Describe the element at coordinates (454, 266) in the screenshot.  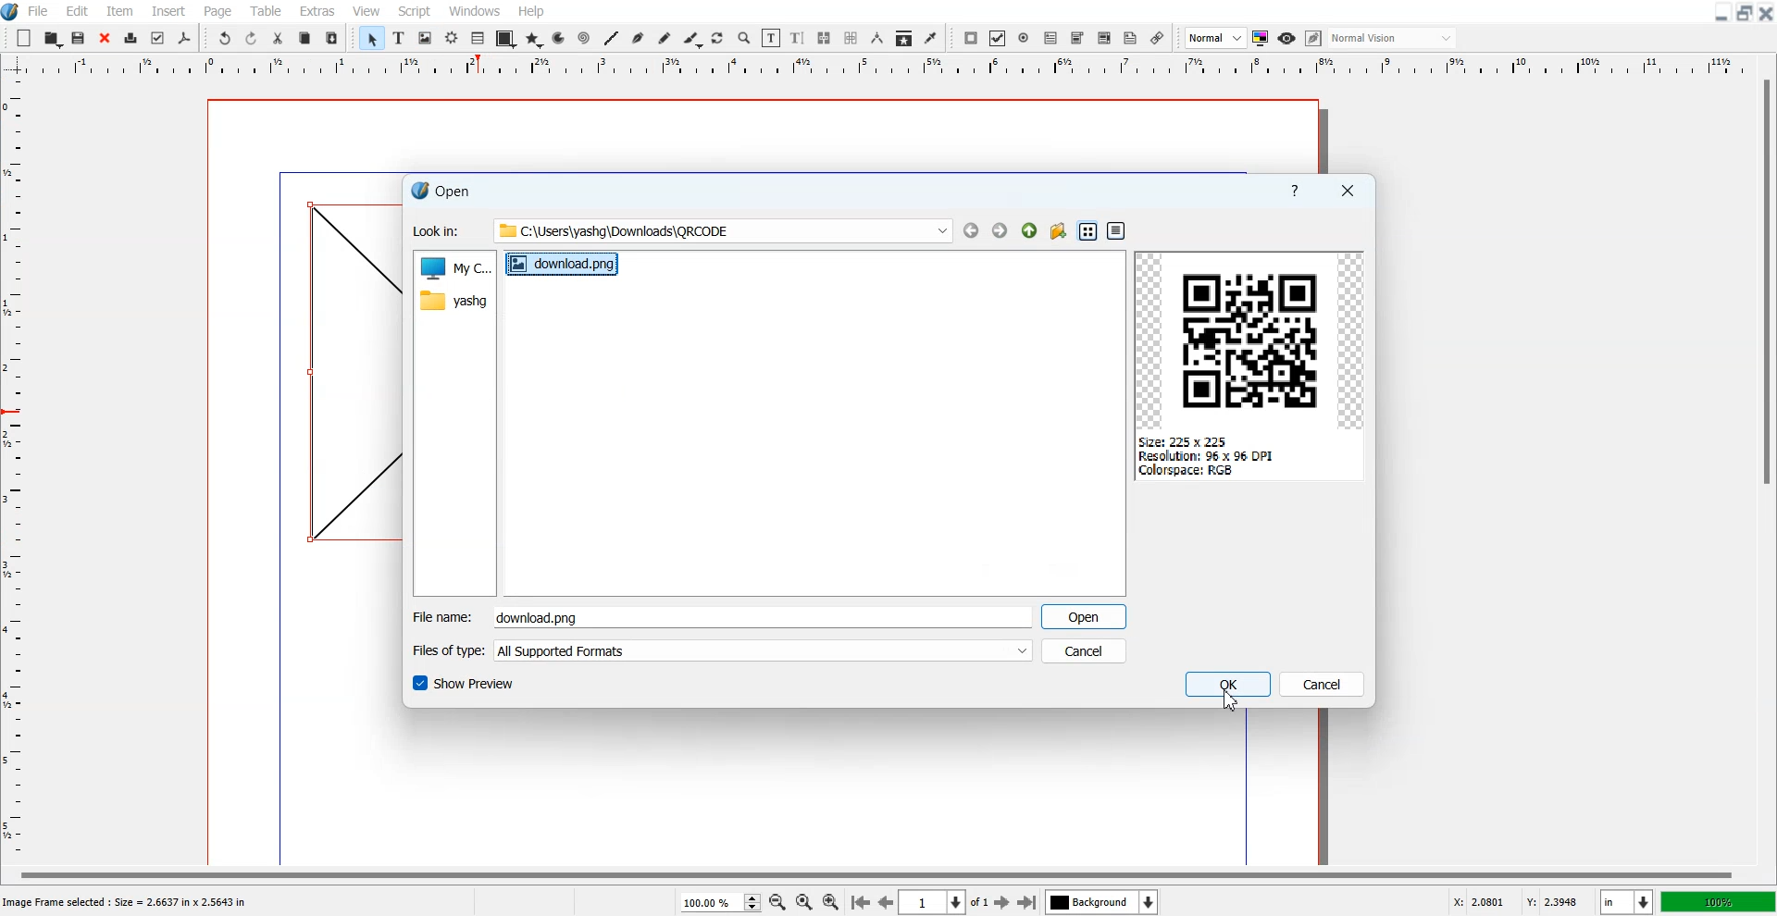
I see `My computer` at that location.